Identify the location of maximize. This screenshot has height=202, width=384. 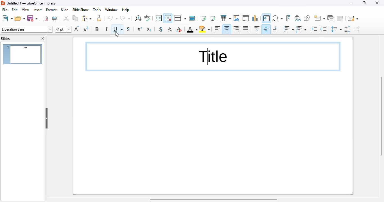
(364, 3).